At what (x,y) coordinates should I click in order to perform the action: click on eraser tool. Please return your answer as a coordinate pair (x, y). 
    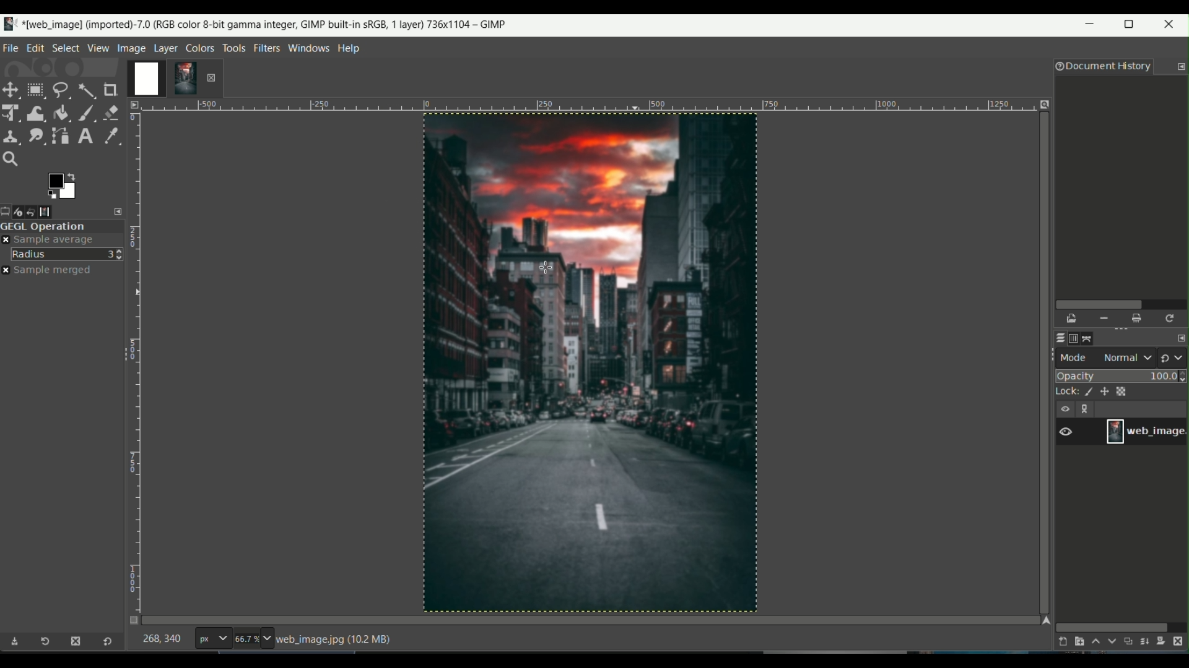
    Looking at the image, I should click on (112, 111).